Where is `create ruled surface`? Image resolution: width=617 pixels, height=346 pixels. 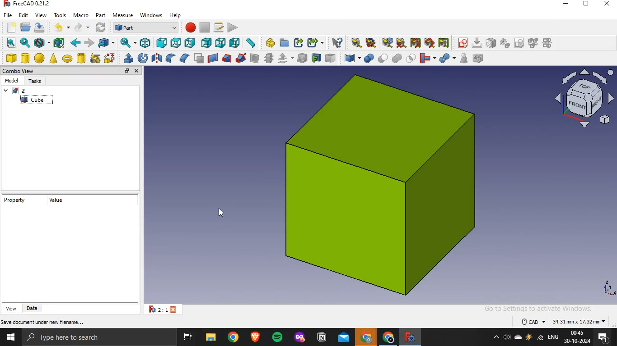
create ruled surface is located at coordinates (213, 58).